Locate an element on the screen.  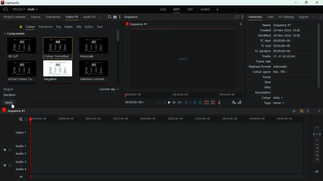
edit is located at coordinates (177, 10).